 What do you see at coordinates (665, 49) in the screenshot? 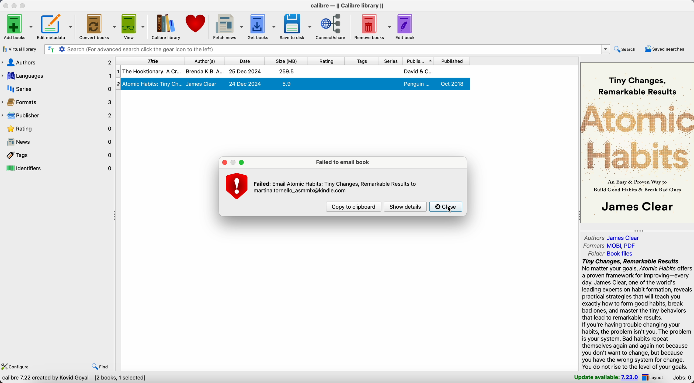
I see `saved searches` at bounding box center [665, 49].